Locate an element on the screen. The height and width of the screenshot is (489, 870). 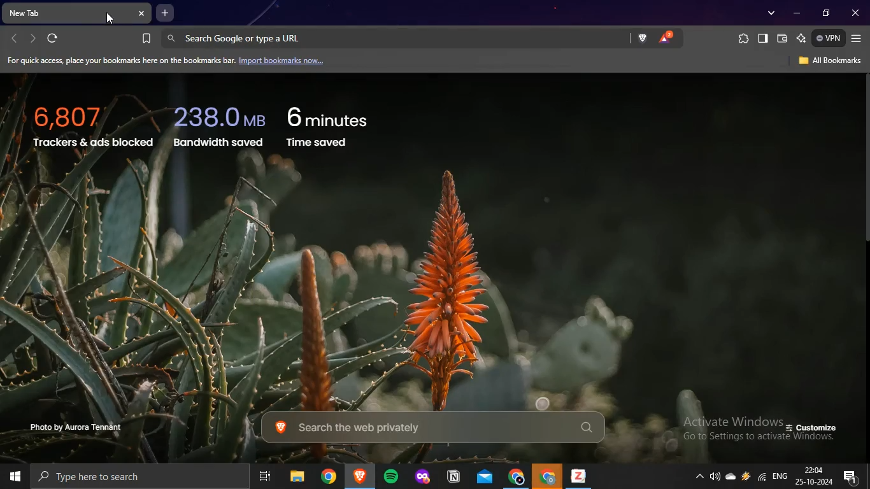
type here to search is located at coordinates (125, 477).